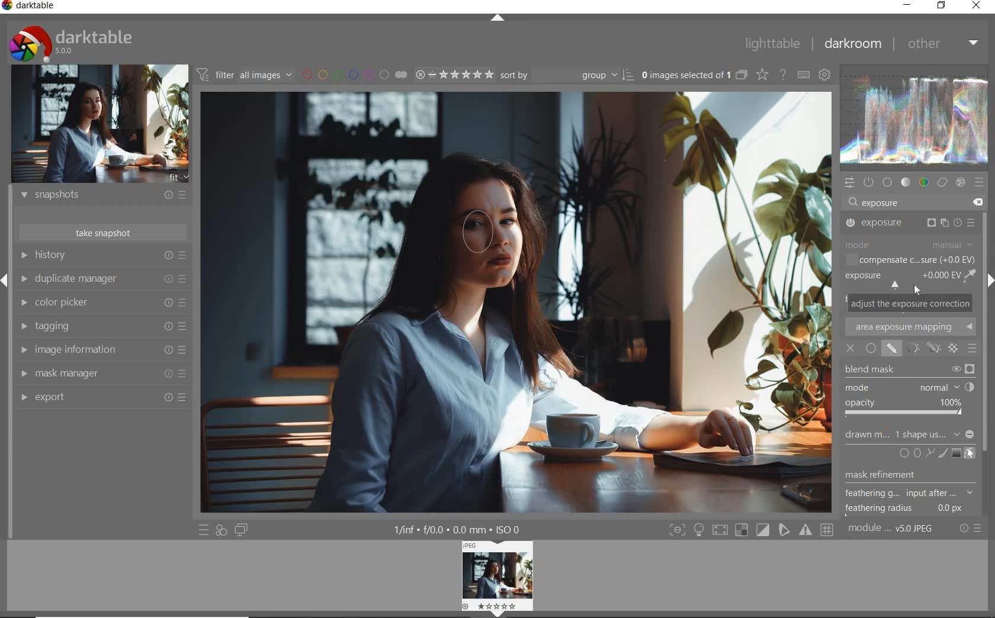 This screenshot has height=618, width=995. I want to click on export, so click(102, 397).